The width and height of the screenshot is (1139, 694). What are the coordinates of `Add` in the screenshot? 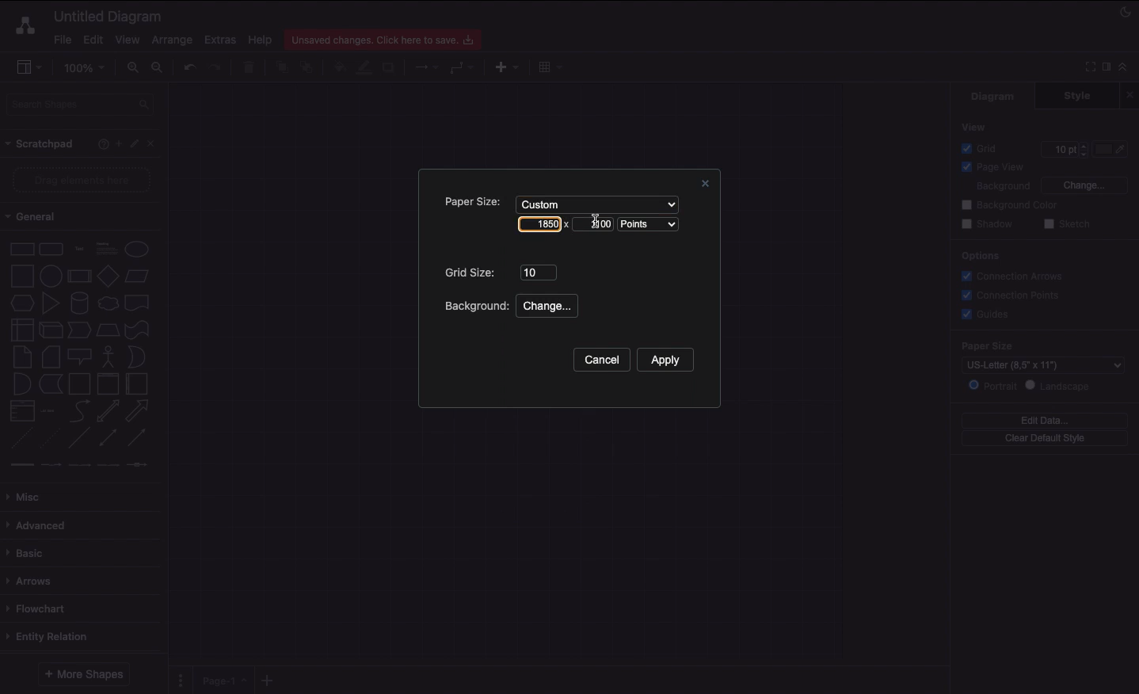 It's located at (118, 143).